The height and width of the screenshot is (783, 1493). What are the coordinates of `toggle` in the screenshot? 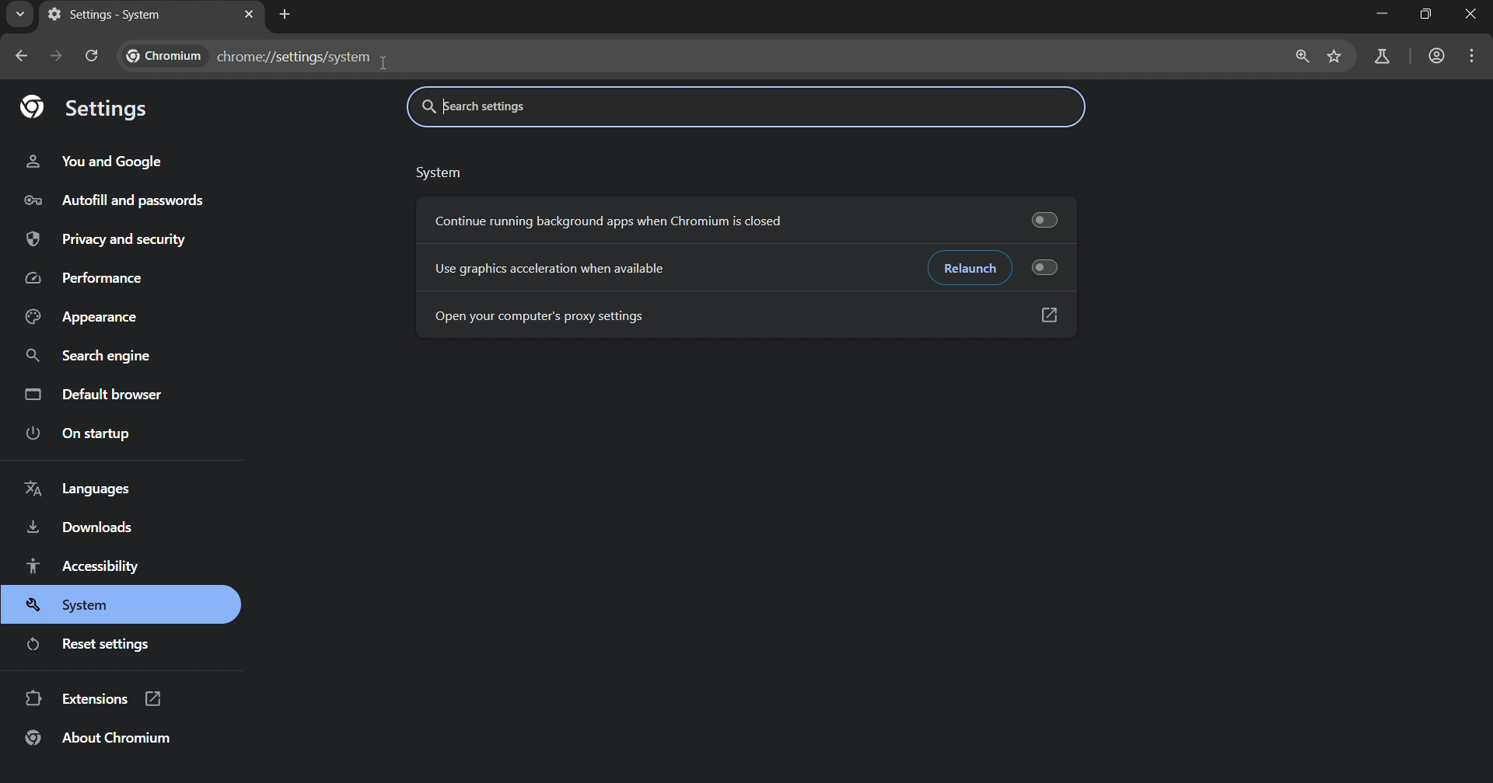 It's located at (1047, 221).